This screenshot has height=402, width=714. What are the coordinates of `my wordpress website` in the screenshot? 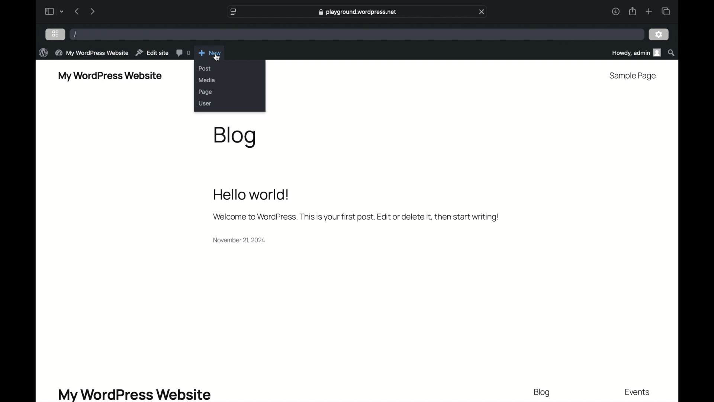 It's located at (134, 394).